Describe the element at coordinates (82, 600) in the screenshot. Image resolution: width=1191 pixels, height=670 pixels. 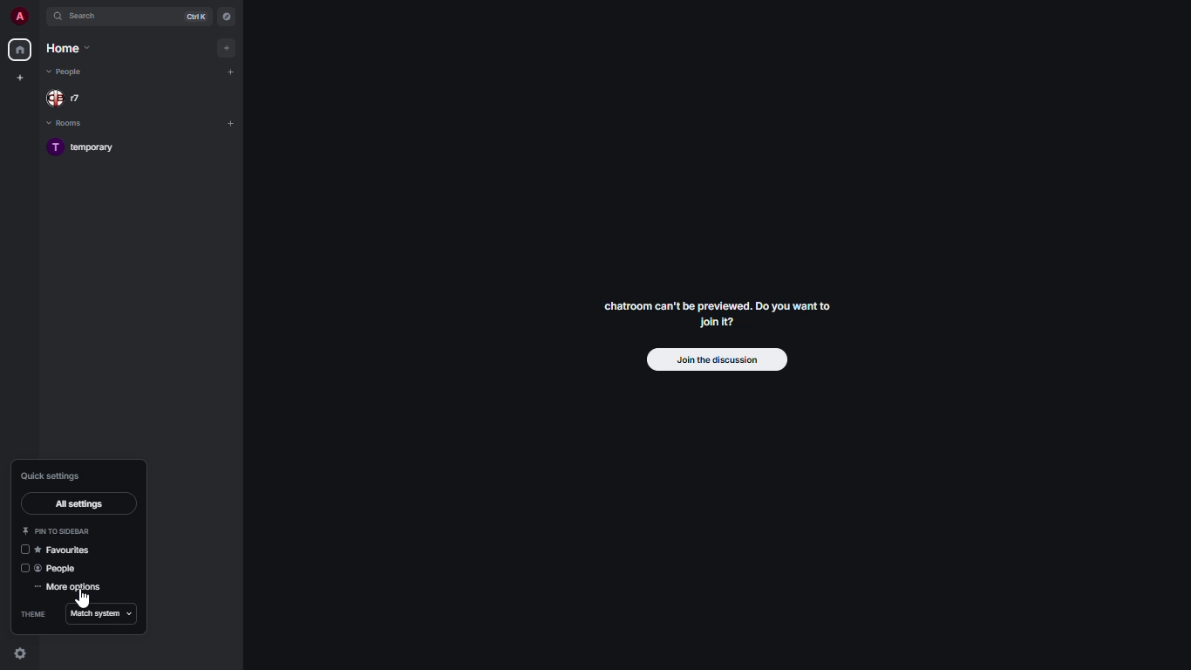
I see `cursor` at that location.